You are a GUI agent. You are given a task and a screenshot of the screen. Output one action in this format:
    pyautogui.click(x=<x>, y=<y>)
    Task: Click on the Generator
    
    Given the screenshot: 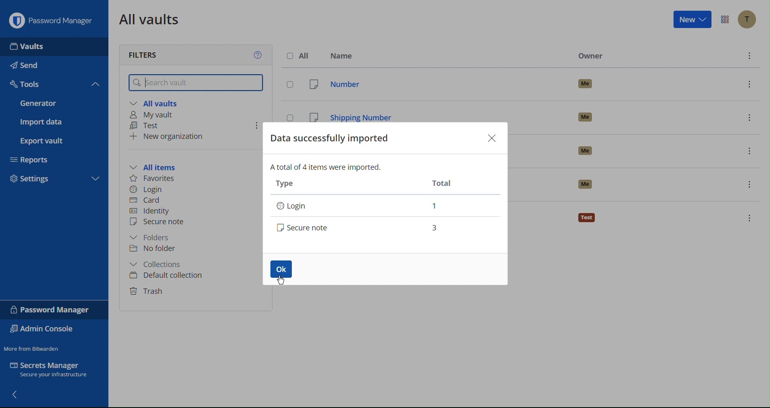 What is the action you would take?
    pyautogui.click(x=53, y=103)
    